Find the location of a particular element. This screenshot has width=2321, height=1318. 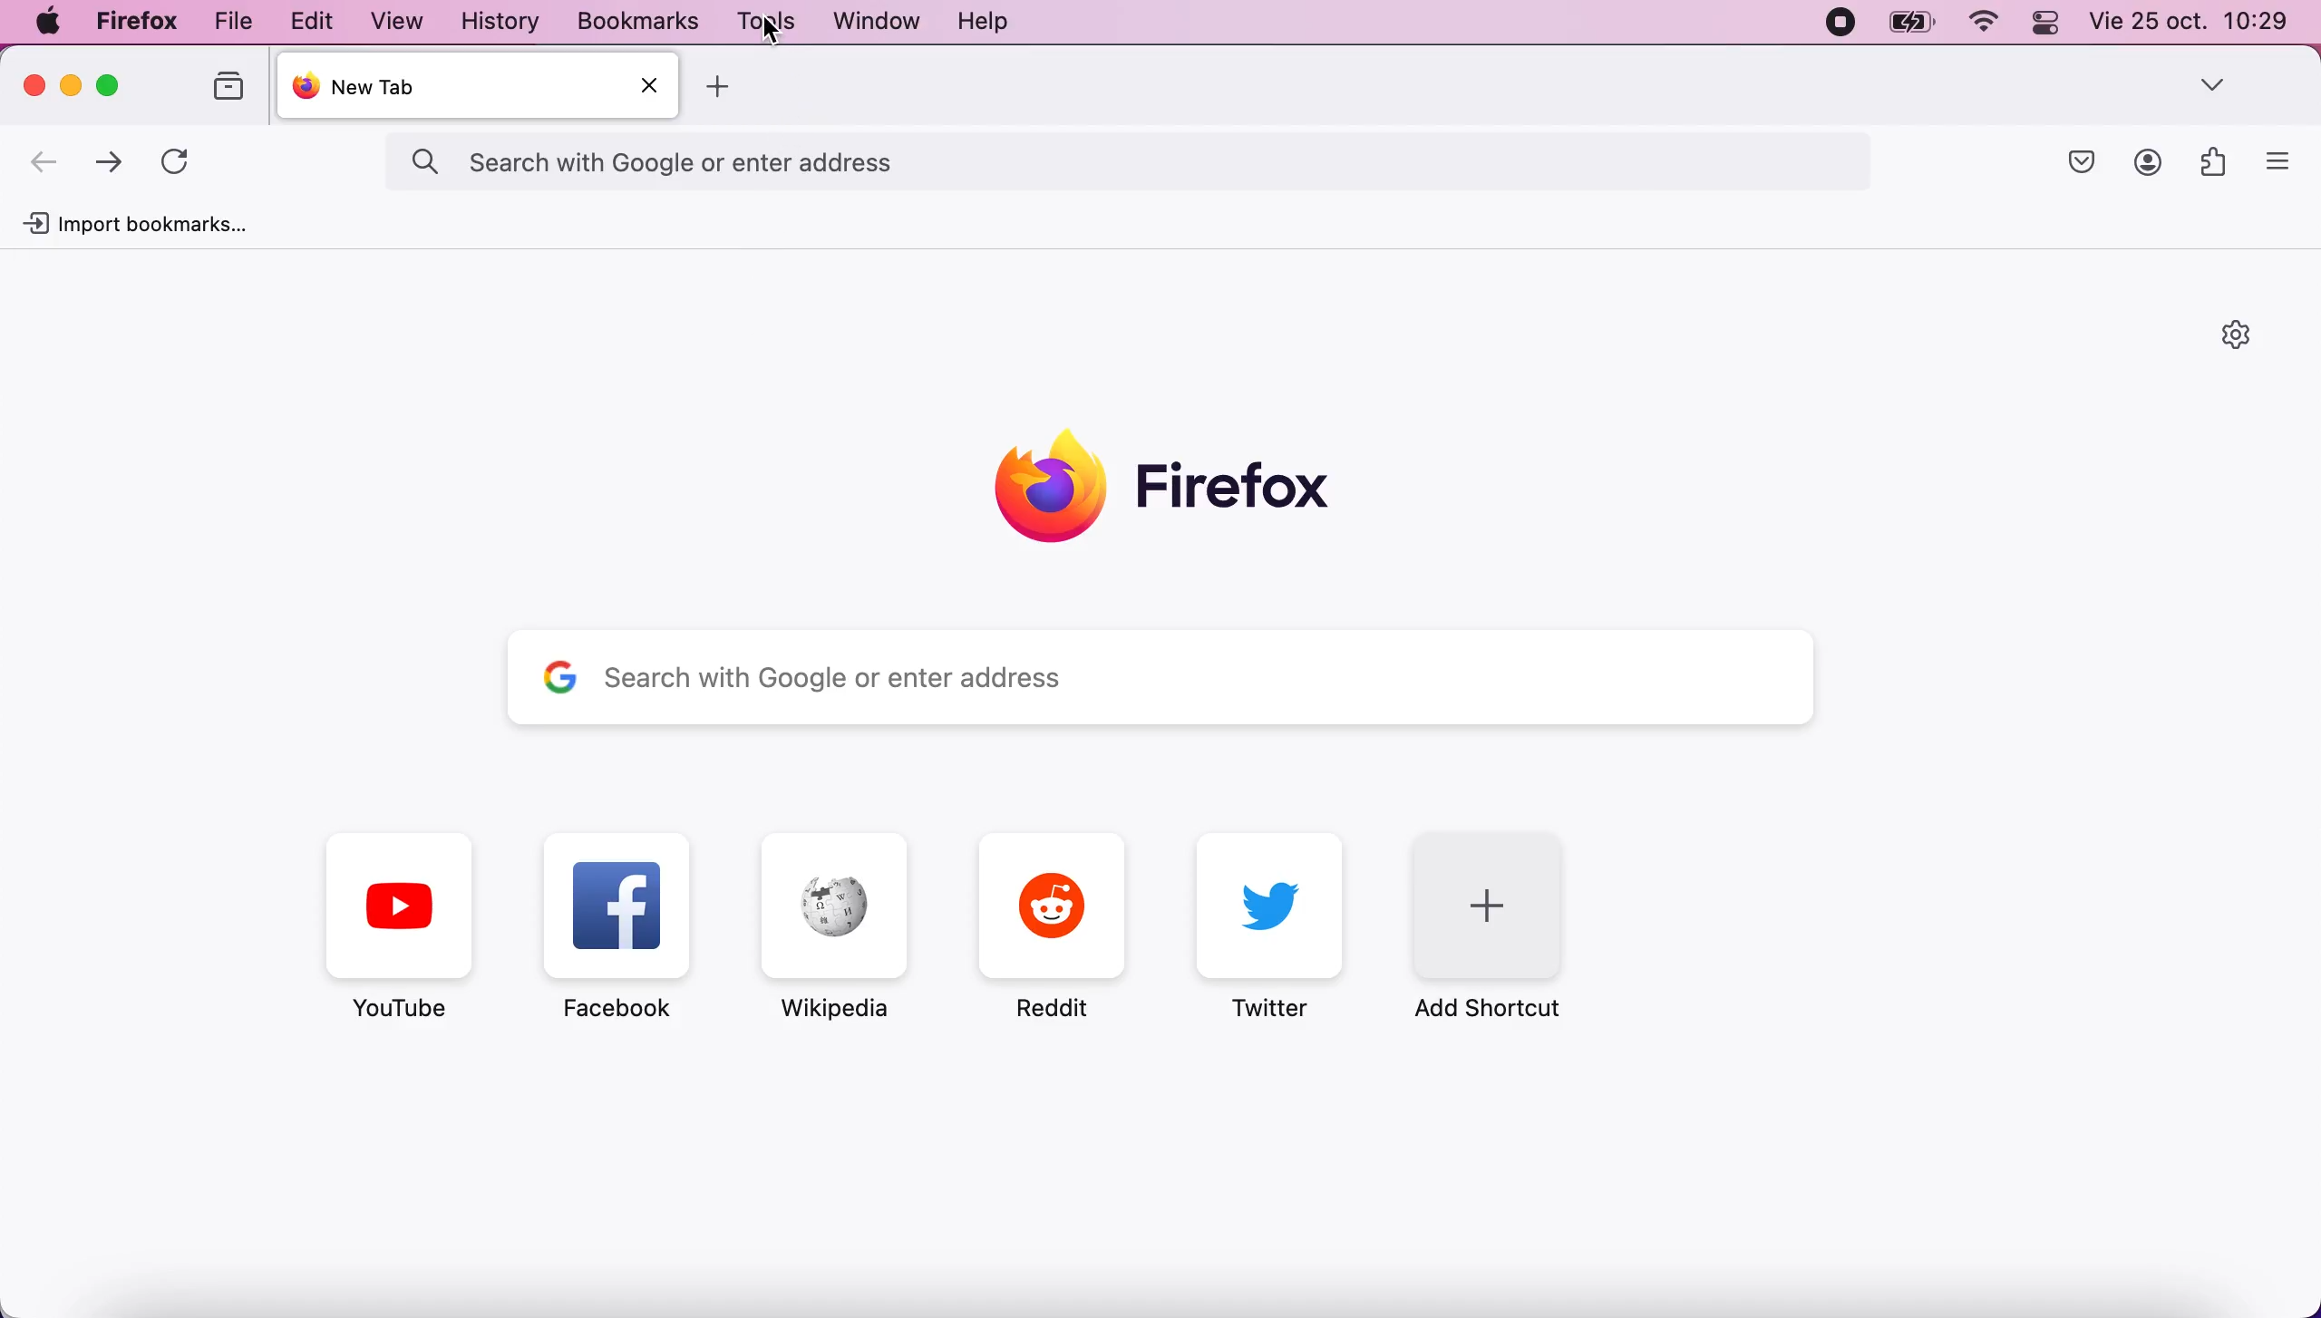

Import Bookmarks is located at coordinates (133, 224).